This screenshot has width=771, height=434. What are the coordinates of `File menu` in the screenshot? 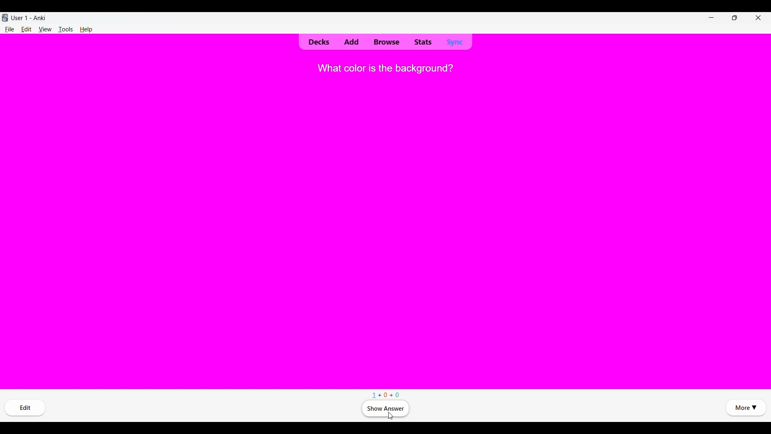 It's located at (9, 29).